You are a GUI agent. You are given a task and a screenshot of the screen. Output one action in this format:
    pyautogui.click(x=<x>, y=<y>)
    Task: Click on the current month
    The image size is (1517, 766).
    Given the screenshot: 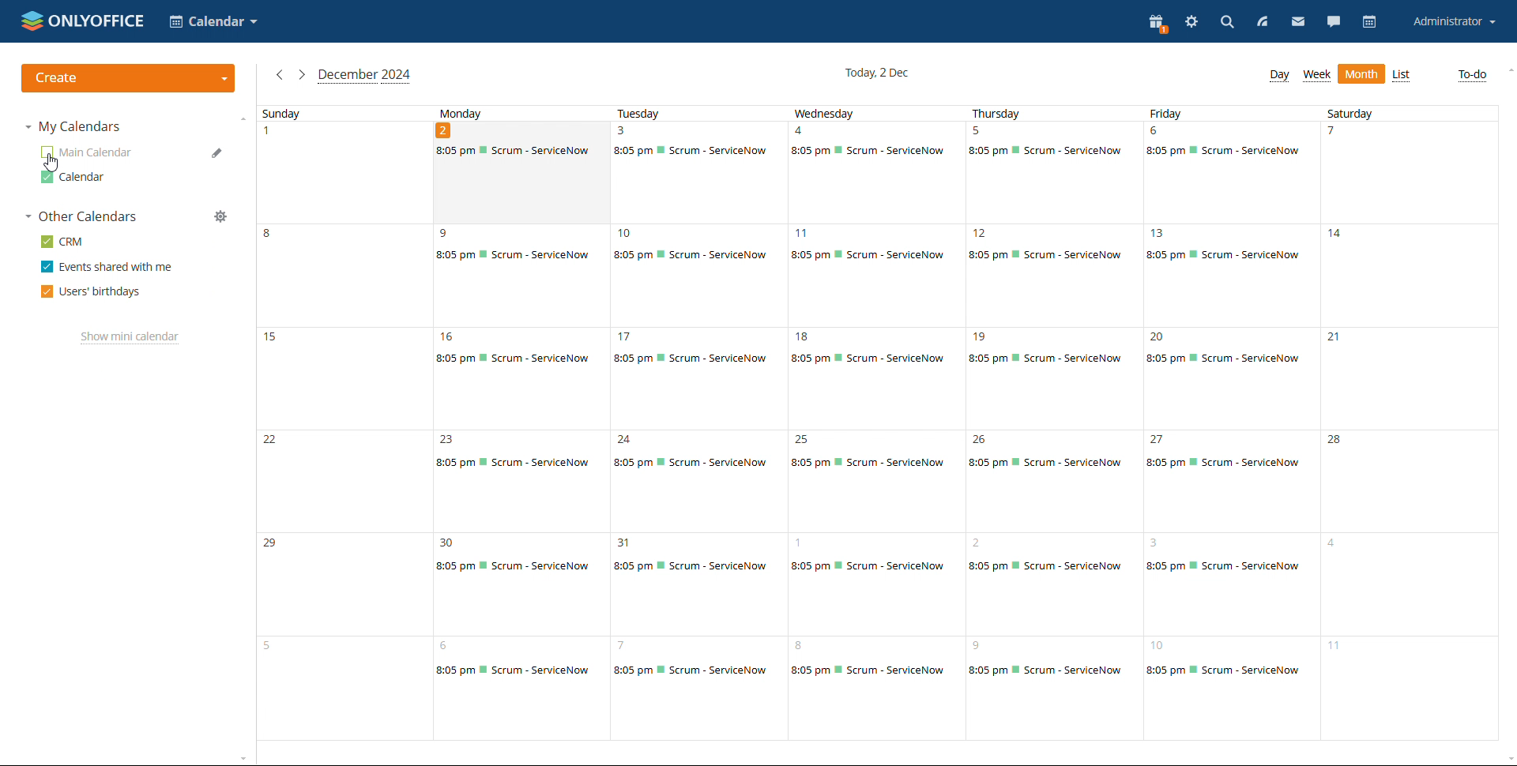 What is the action you would take?
    pyautogui.click(x=365, y=75)
    